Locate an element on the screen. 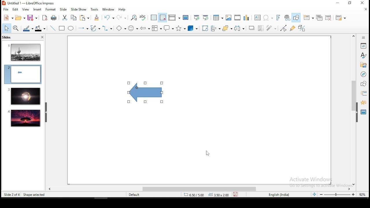 Image resolution: width=370 pixels, height=208 pixels. connectors is located at coordinates (107, 28).